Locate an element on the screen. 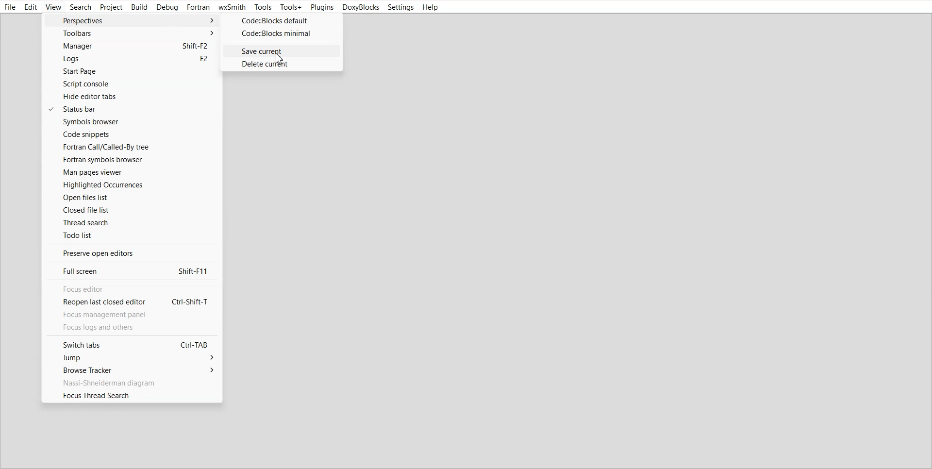 The height and width of the screenshot is (469, 932). Manager is located at coordinates (129, 46).